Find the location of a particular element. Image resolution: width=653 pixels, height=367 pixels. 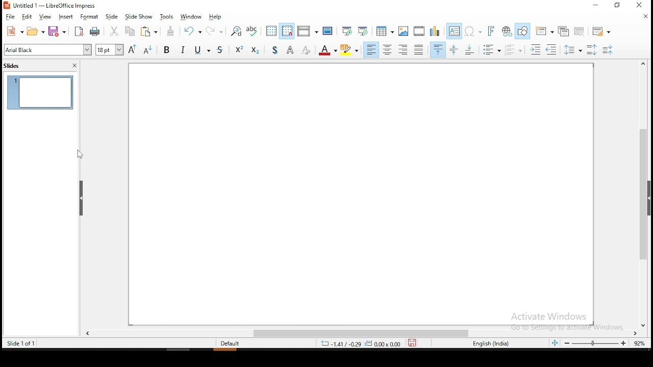

text box is located at coordinates (454, 30).